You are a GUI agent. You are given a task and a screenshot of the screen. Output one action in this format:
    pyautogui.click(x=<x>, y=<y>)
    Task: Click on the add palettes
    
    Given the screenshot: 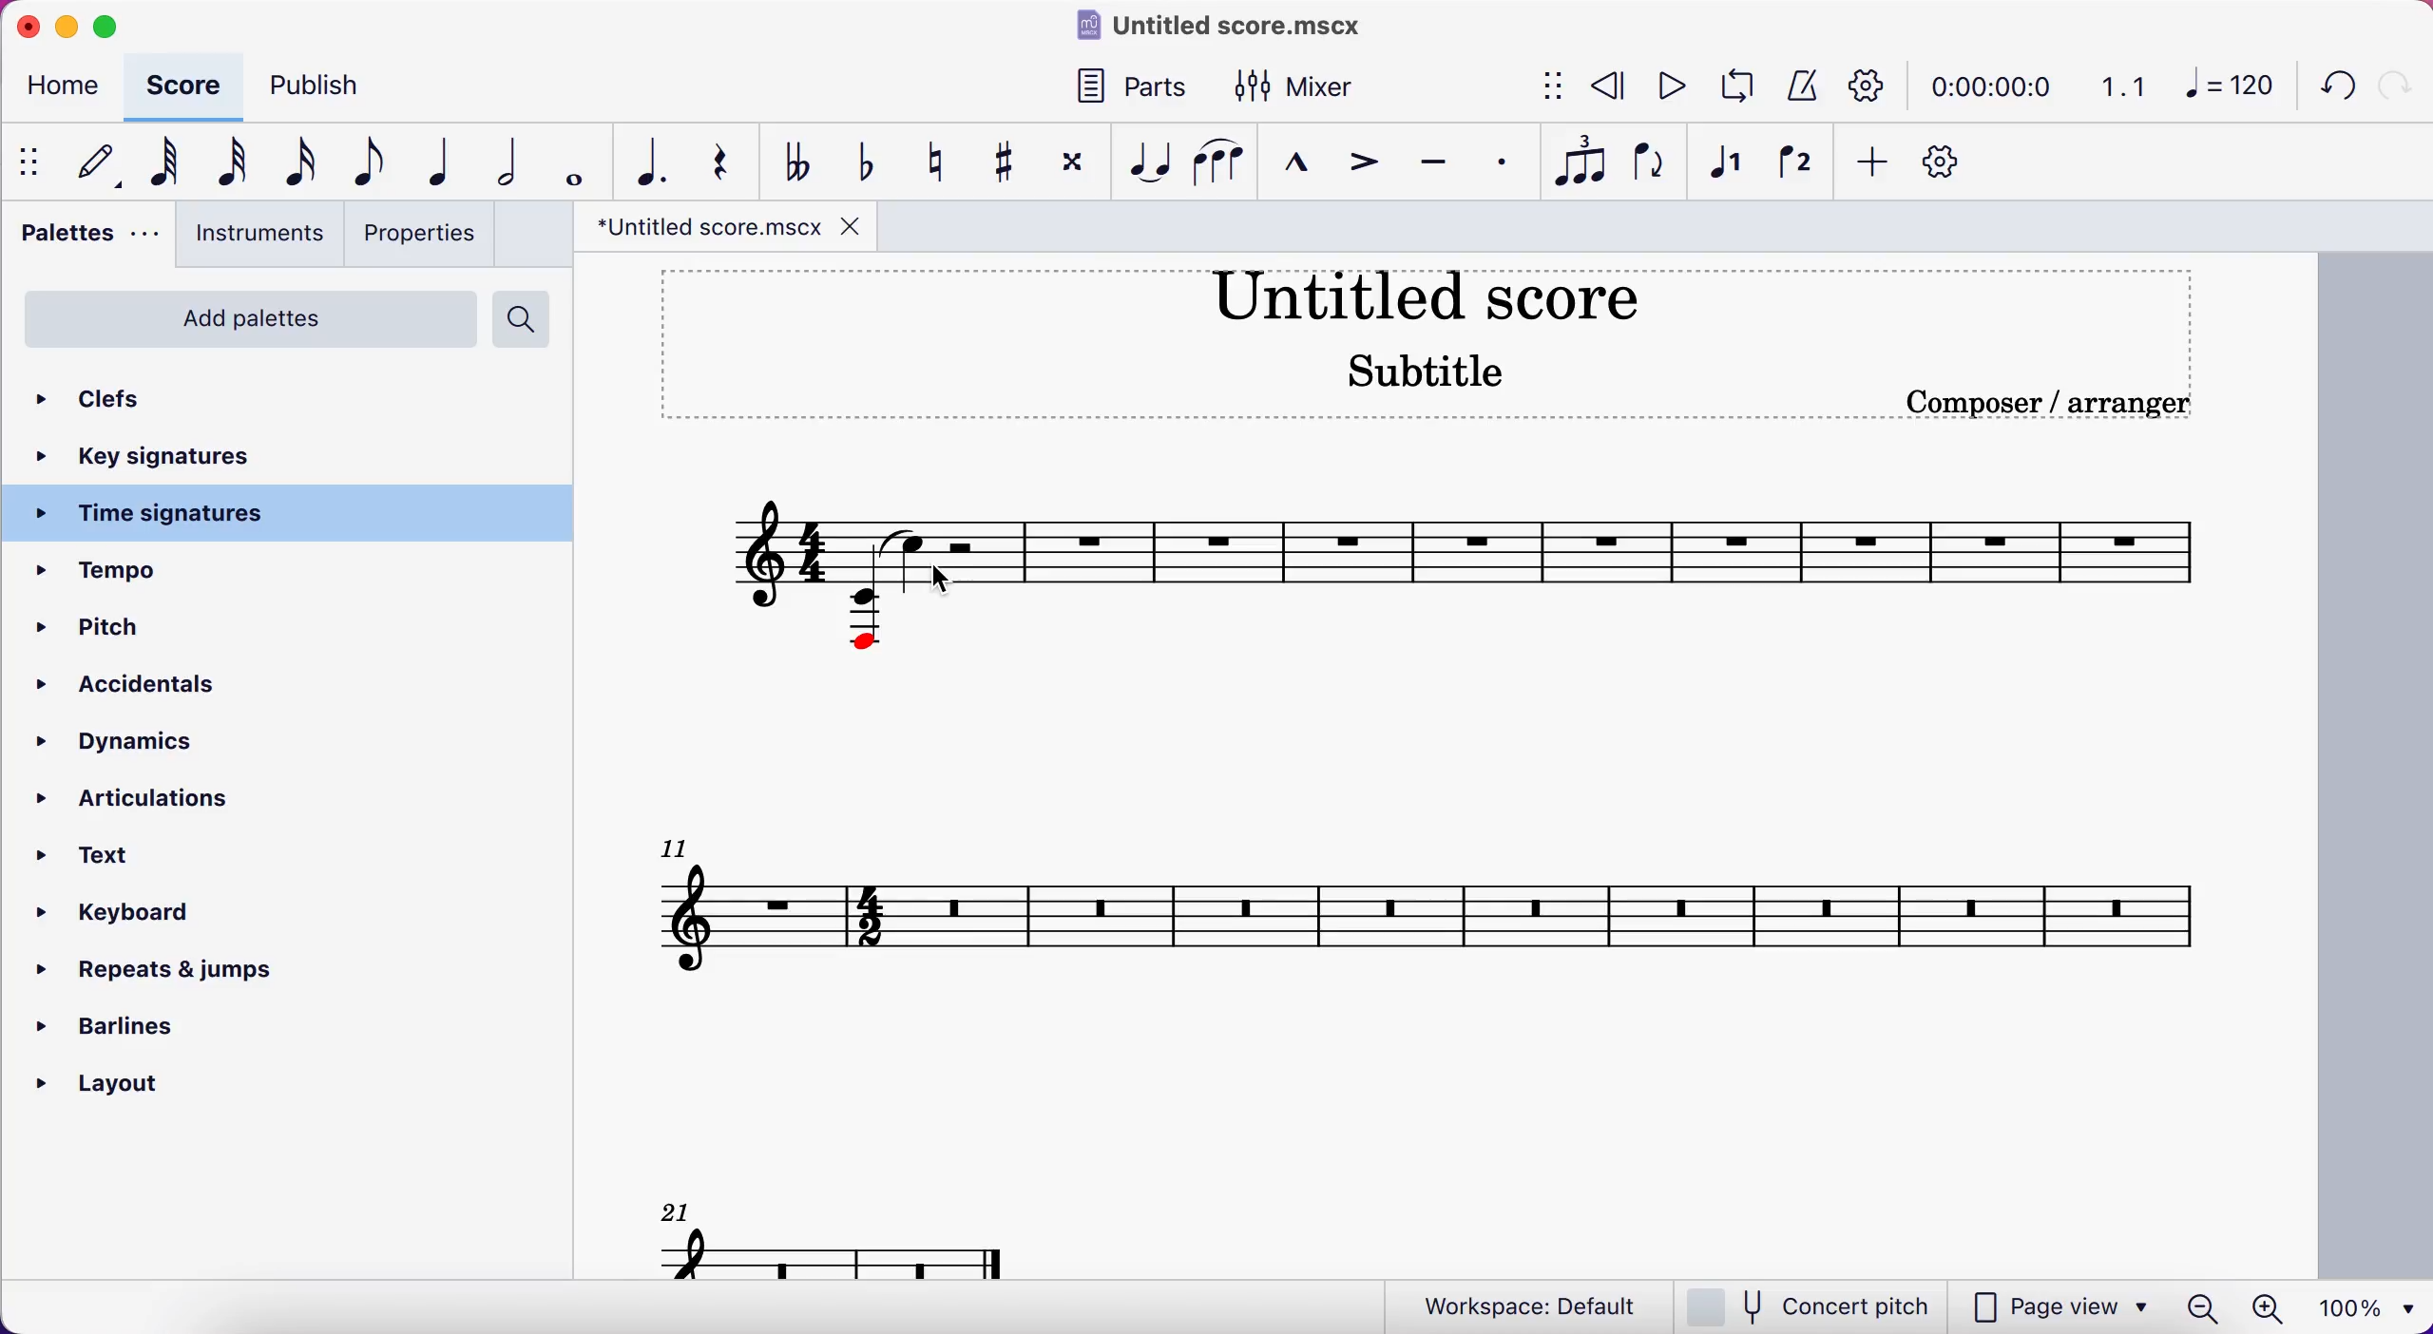 What is the action you would take?
    pyautogui.click(x=245, y=320)
    